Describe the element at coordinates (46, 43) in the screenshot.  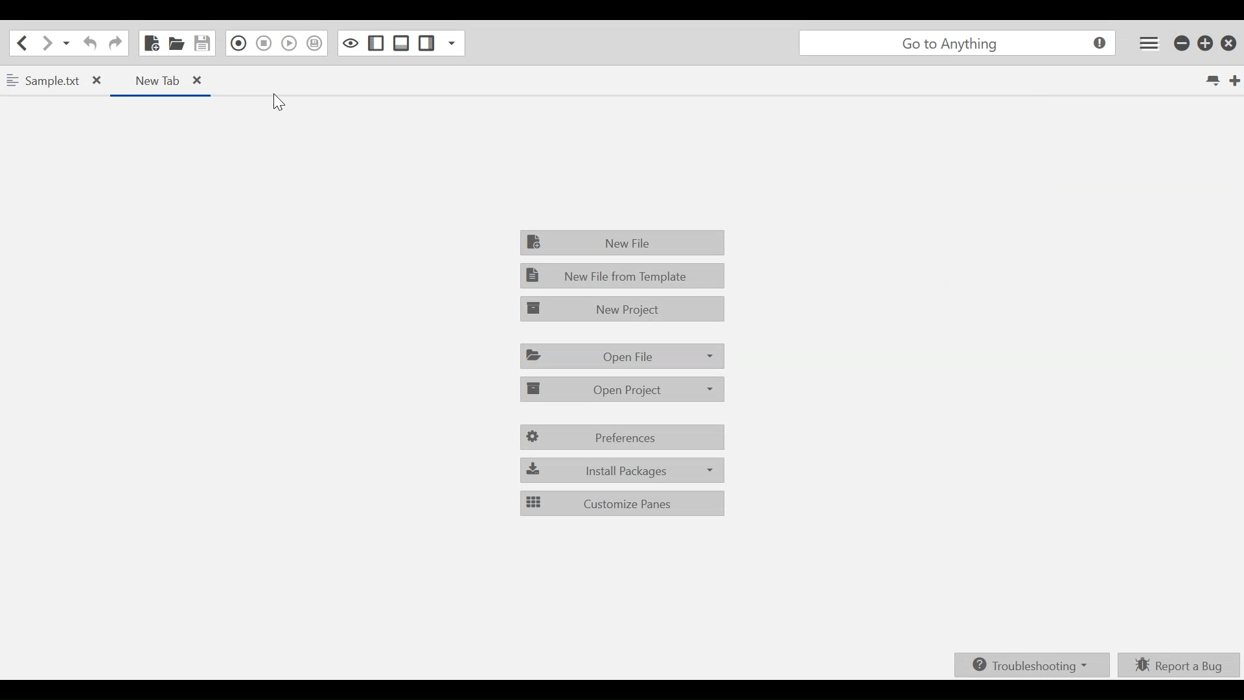
I see `Go Forward one location` at that location.